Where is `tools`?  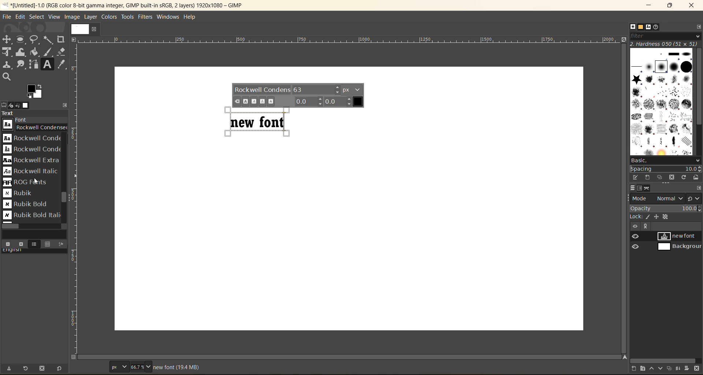
tools is located at coordinates (36, 59).